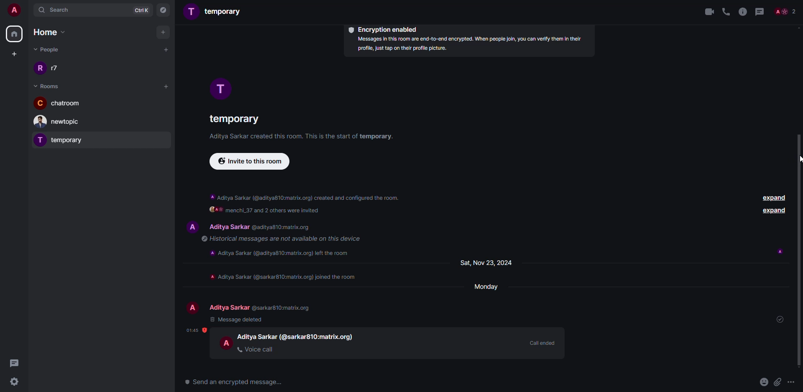 Image resolution: width=803 pixels, height=392 pixels. Describe the element at coordinates (60, 122) in the screenshot. I see `newtopic` at that location.